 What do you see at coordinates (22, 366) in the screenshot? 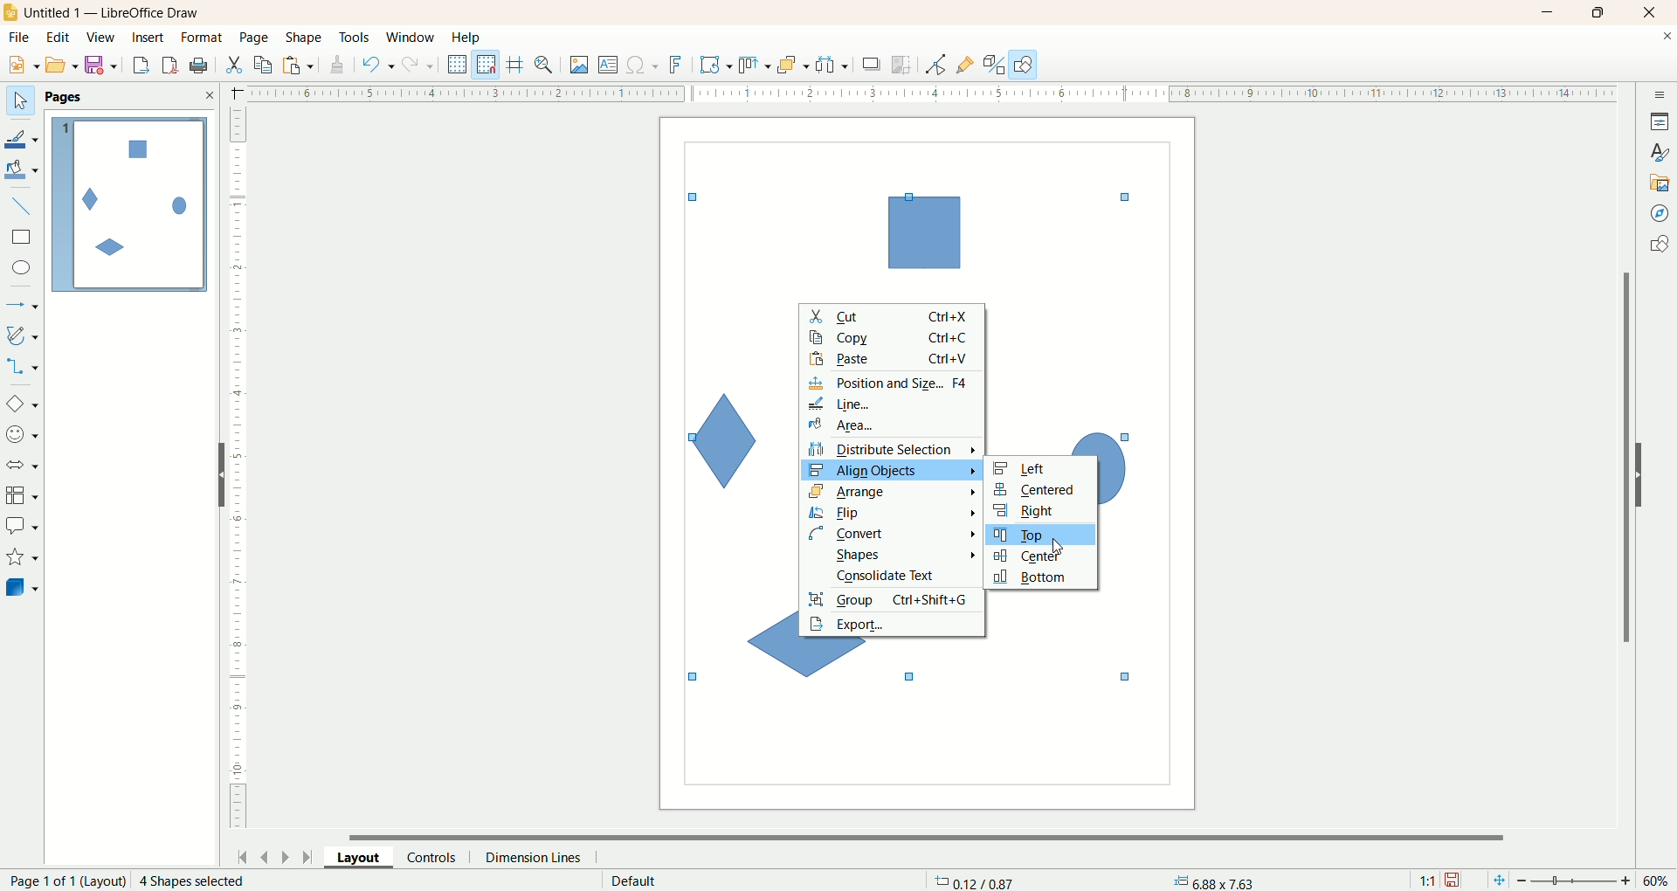
I see `connectors` at bounding box center [22, 366].